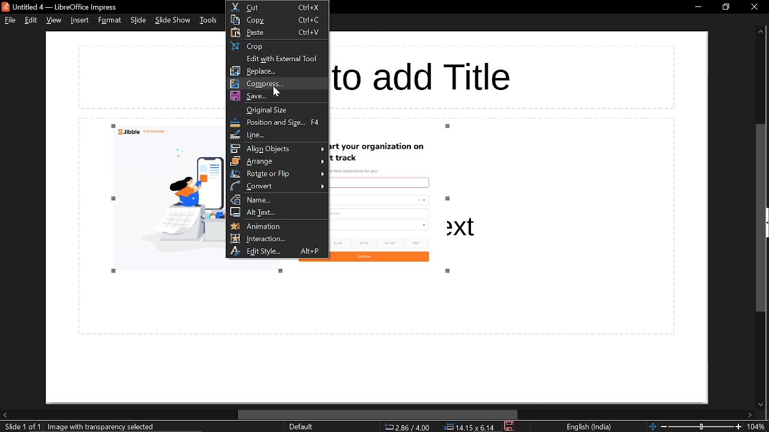  I want to click on view, so click(53, 21).